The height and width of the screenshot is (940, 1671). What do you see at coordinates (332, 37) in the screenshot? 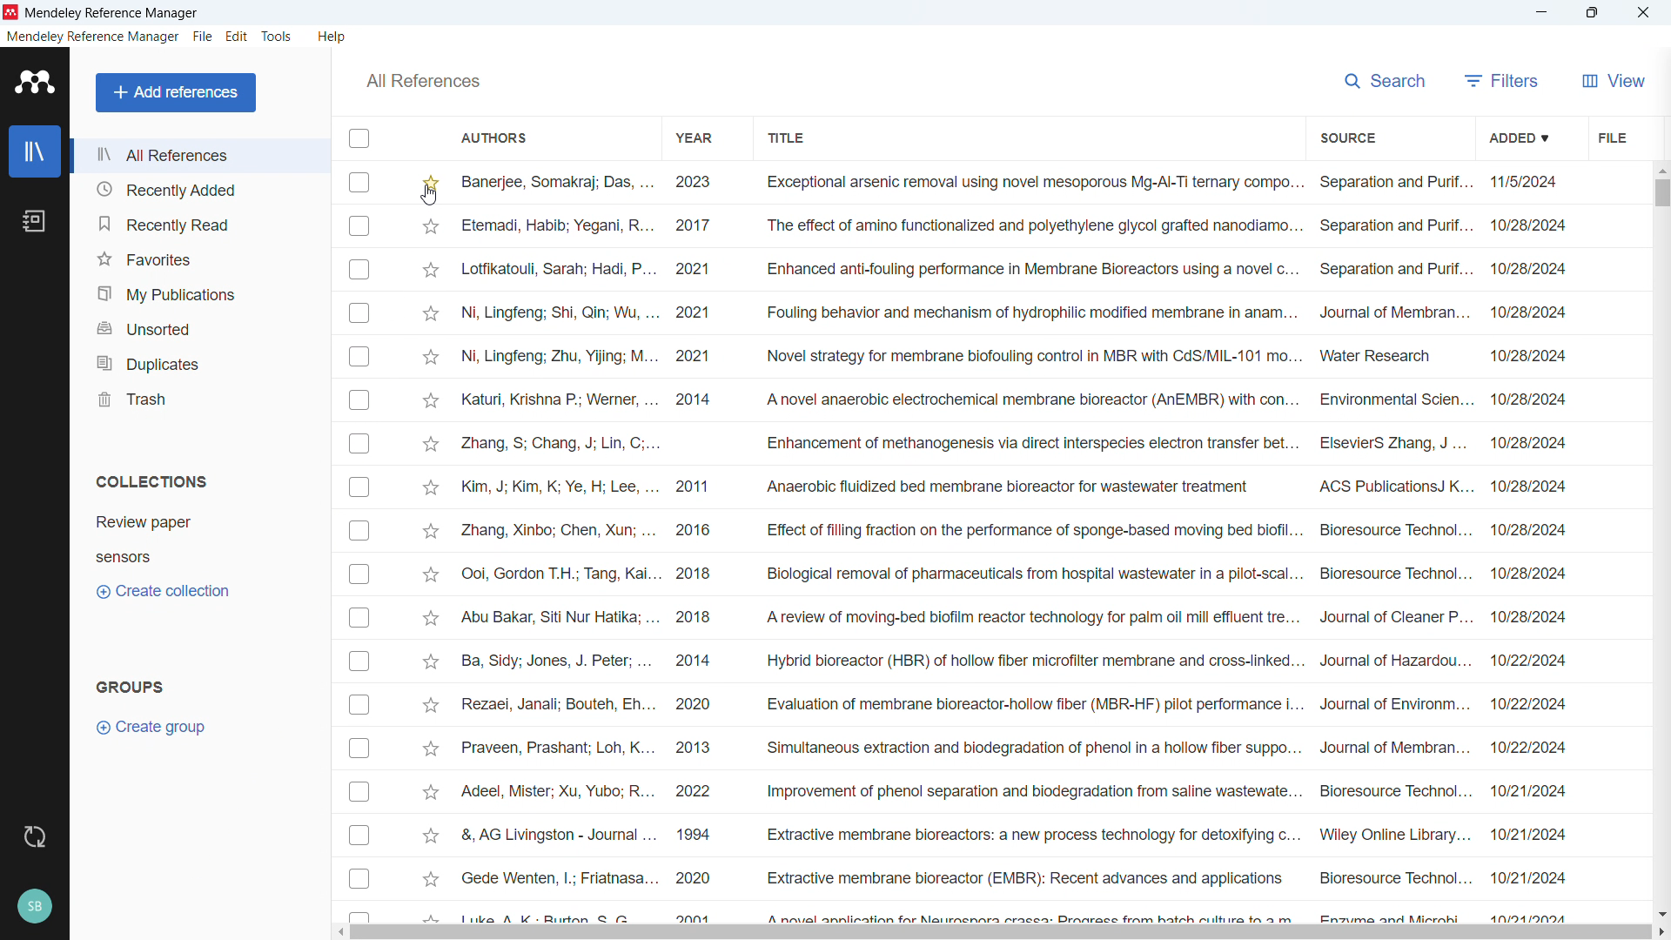
I see `help` at bounding box center [332, 37].